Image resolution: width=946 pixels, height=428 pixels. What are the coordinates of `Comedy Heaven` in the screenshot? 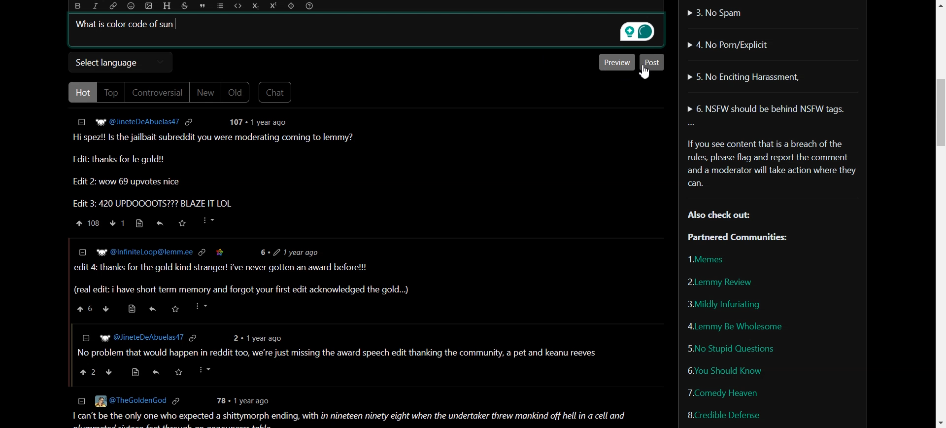 It's located at (723, 392).